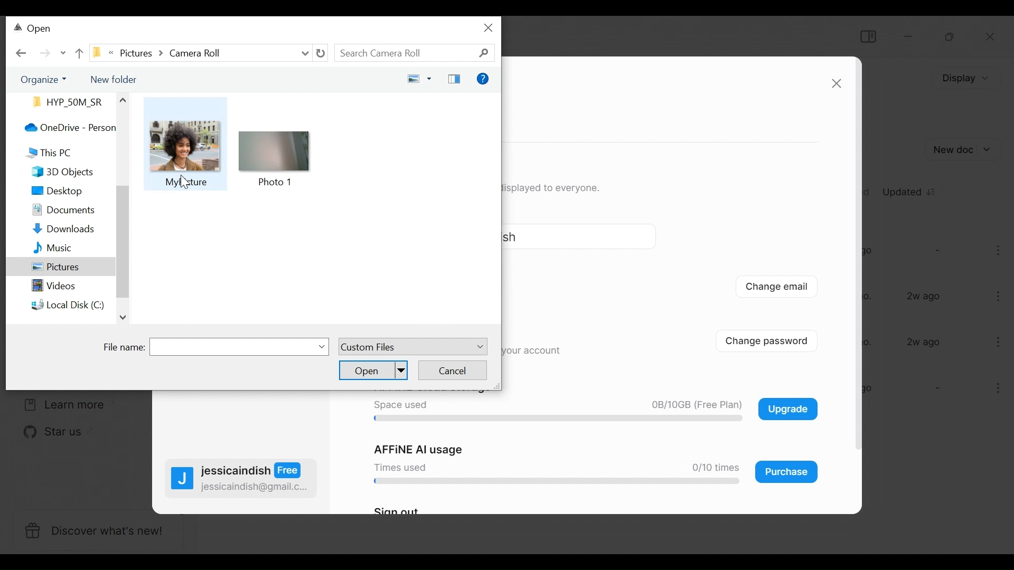 The image size is (1014, 570). Describe the element at coordinates (416, 53) in the screenshot. I see `Search Documents` at that location.